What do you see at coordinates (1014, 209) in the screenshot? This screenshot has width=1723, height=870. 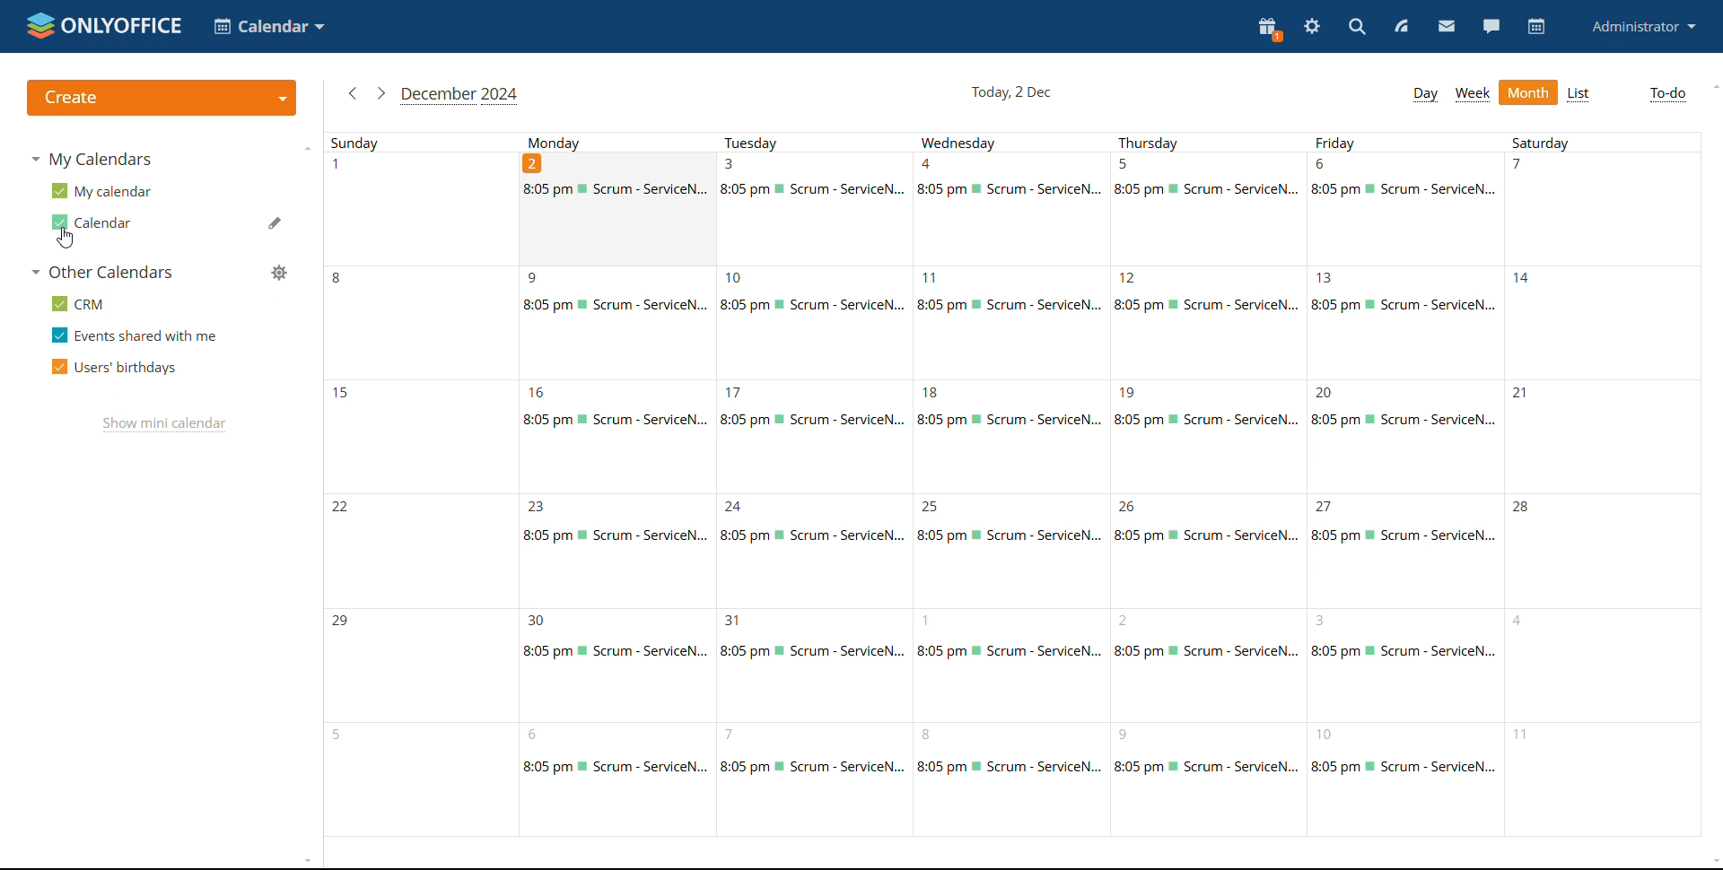 I see `4` at bounding box center [1014, 209].